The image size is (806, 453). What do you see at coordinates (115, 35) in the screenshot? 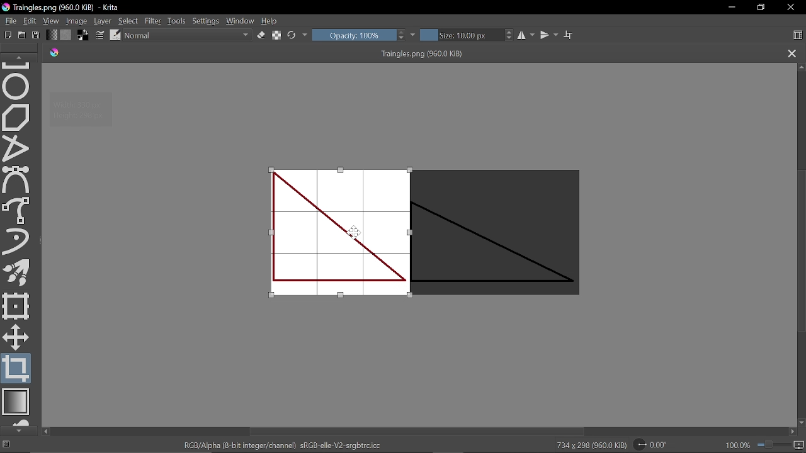
I see `Choose brush preset` at bounding box center [115, 35].